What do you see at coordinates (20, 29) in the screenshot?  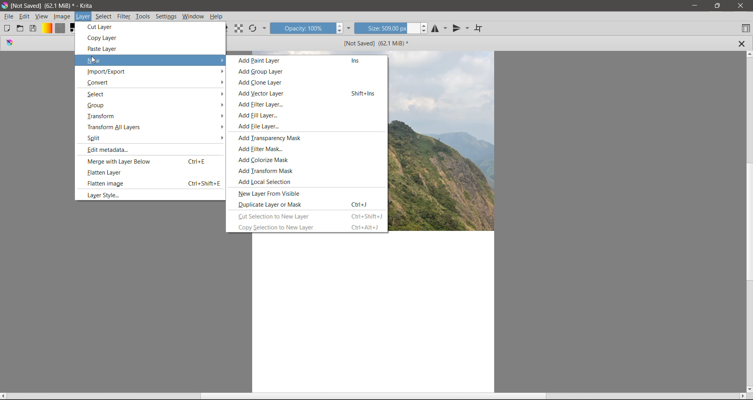 I see `Open an existing Document` at bounding box center [20, 29].